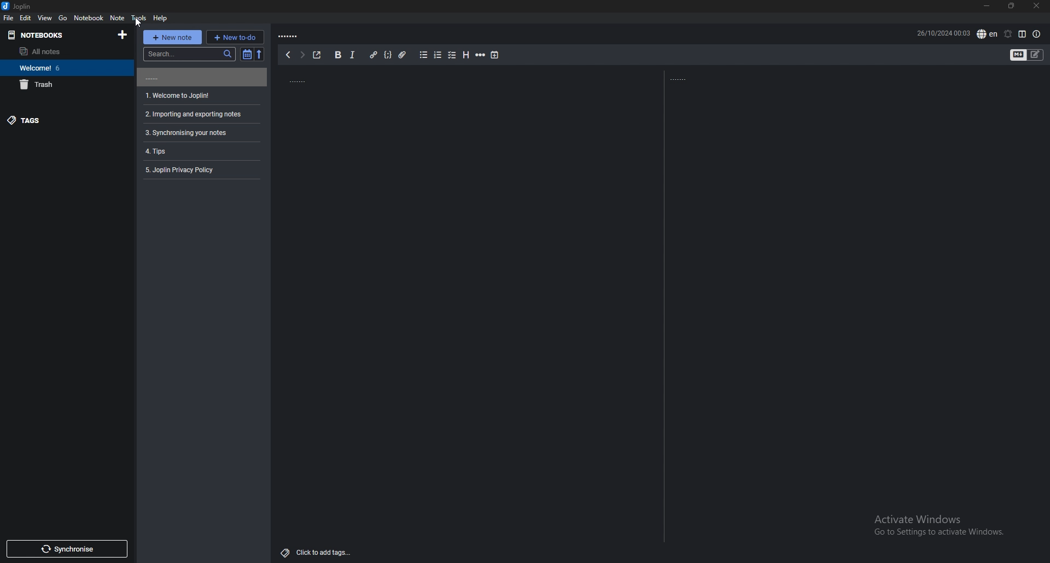  I want to click on 3. Synchronising your notes, so click(186, 133).